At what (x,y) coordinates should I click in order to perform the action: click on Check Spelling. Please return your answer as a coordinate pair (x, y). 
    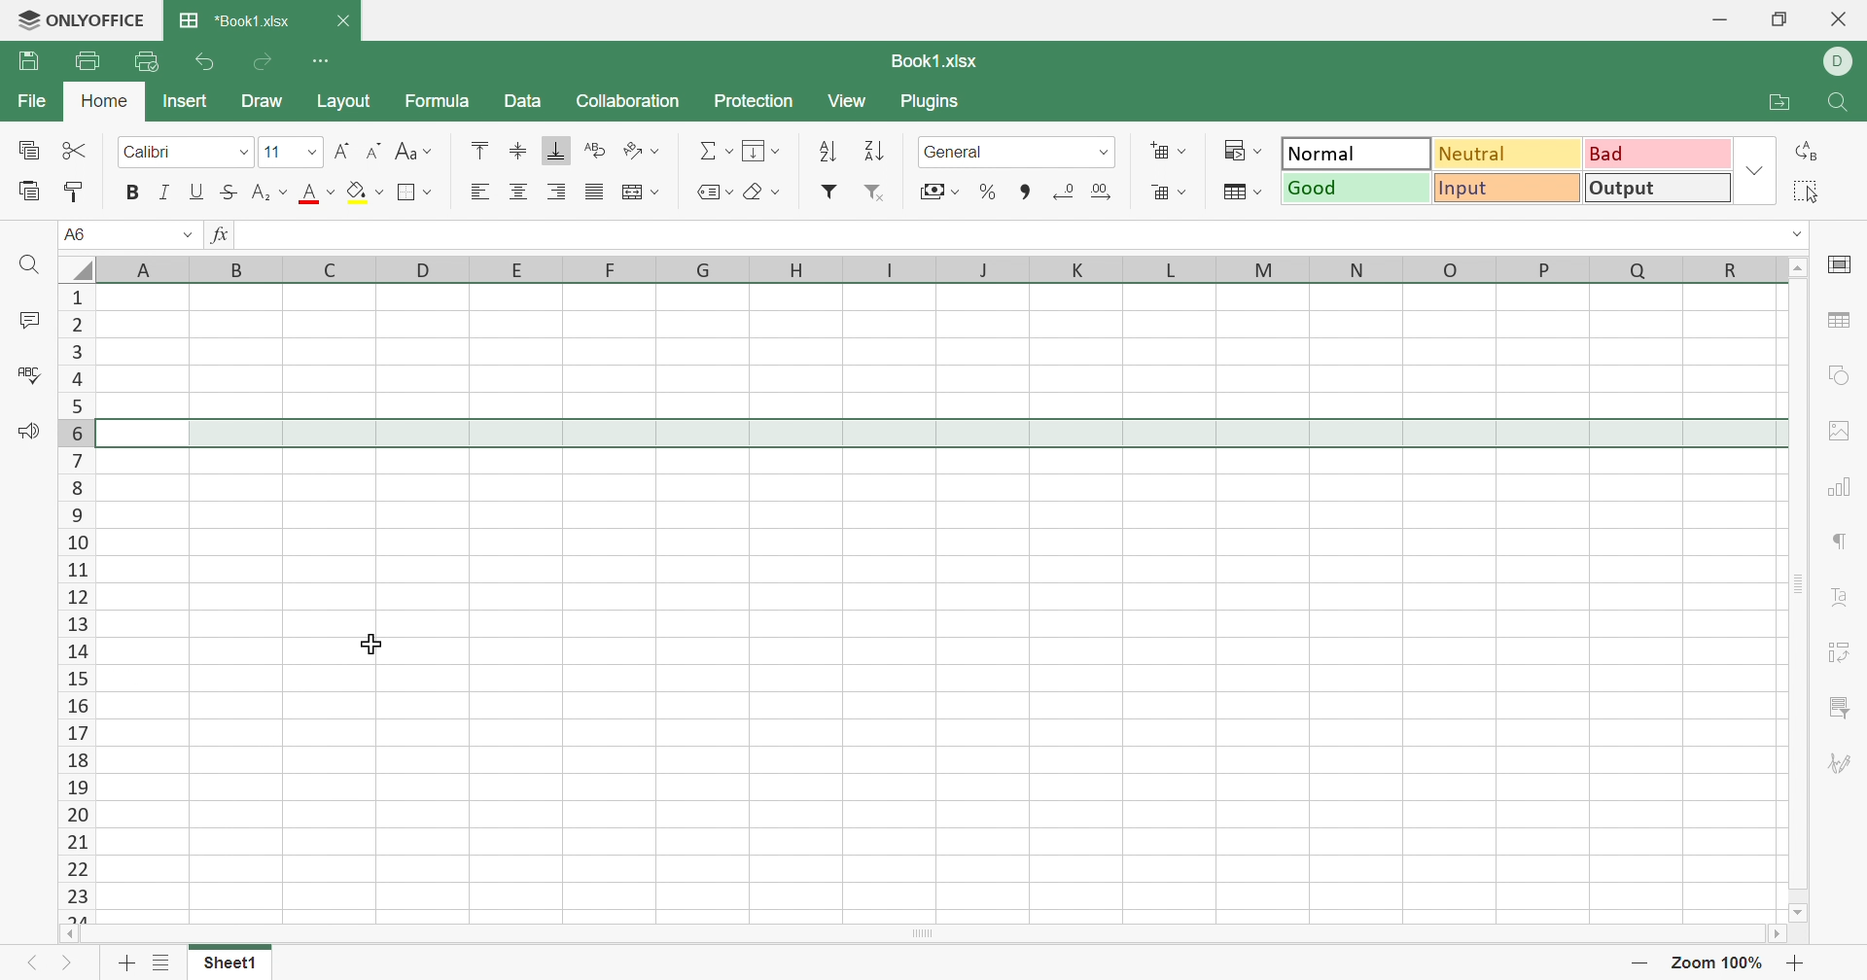
    Looking at the image, I should click on (33, 375).